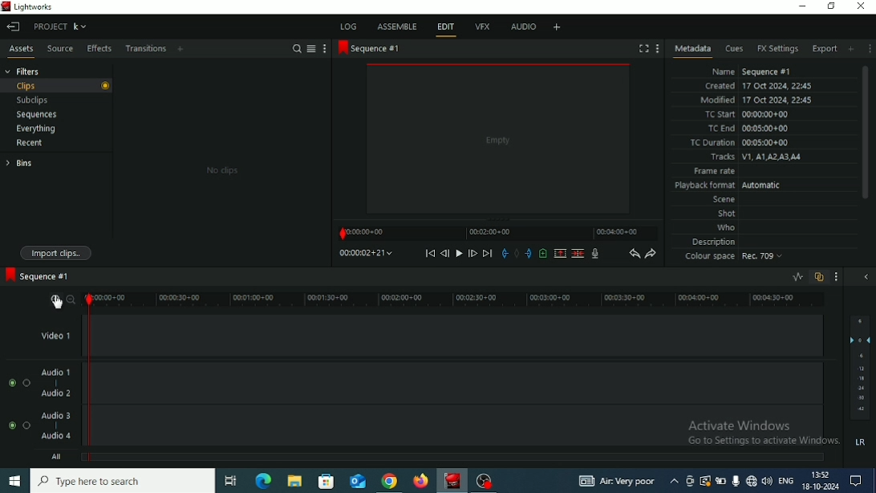 This screenshot has height=493, width=876. What do you see at coordinates (324, 49) in the screenshot?
I see `Show settings menu` at bounding box center [324, 49].